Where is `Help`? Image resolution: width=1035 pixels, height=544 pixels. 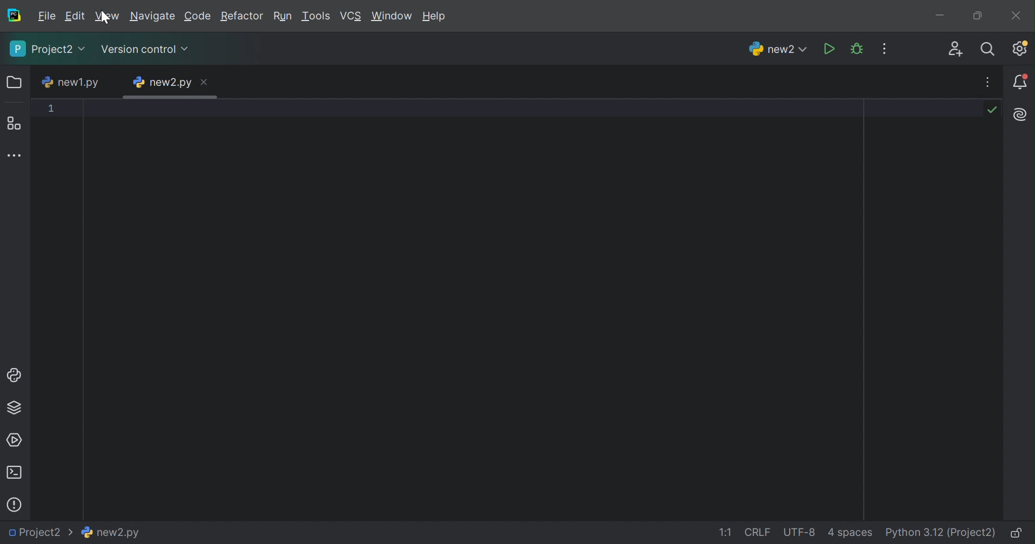 Help is located at coordinates (435, 17).